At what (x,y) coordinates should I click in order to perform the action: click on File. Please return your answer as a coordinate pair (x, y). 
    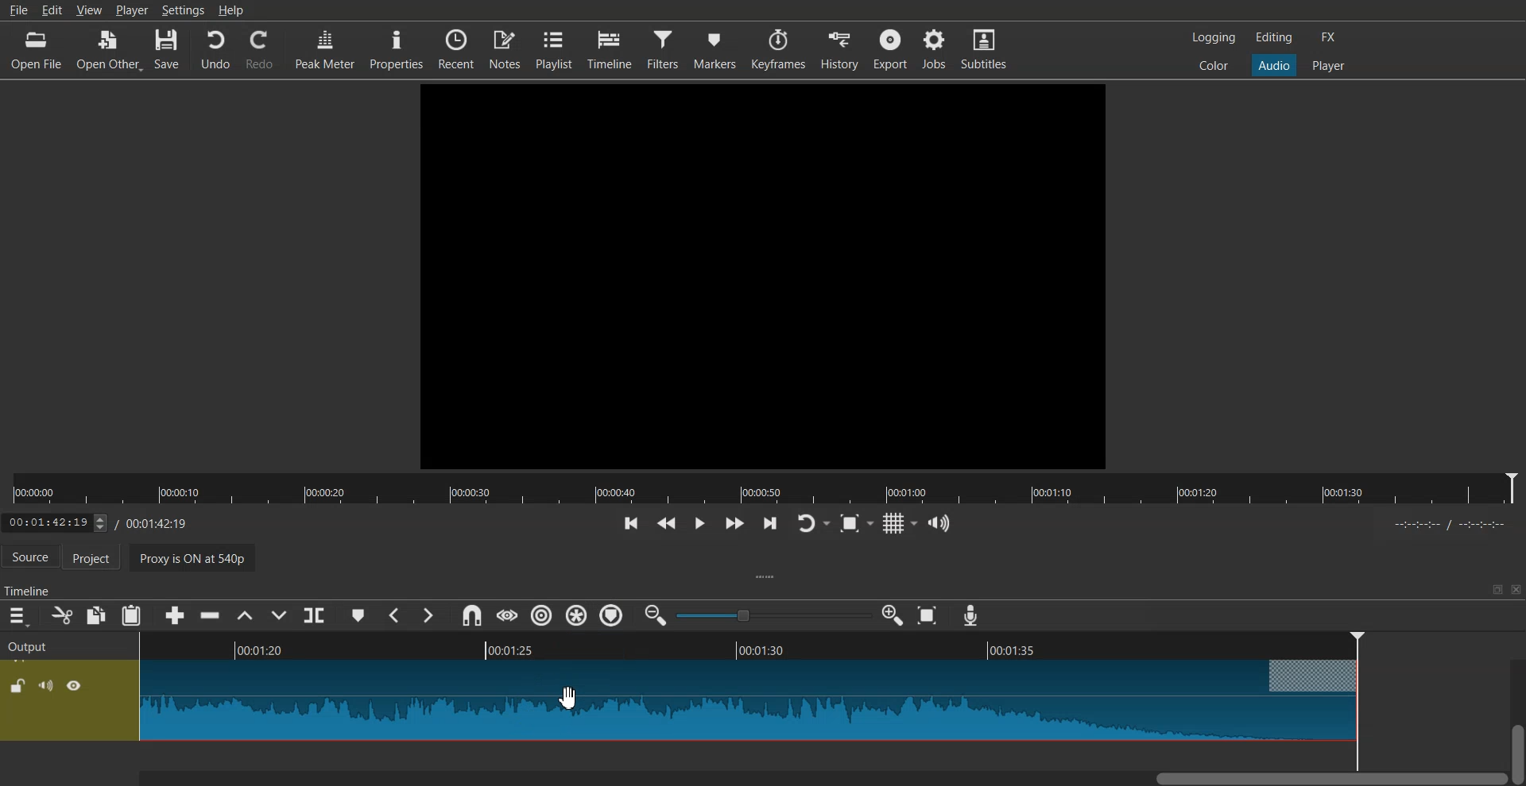
    Looking at the image, I should click on (17, 11).